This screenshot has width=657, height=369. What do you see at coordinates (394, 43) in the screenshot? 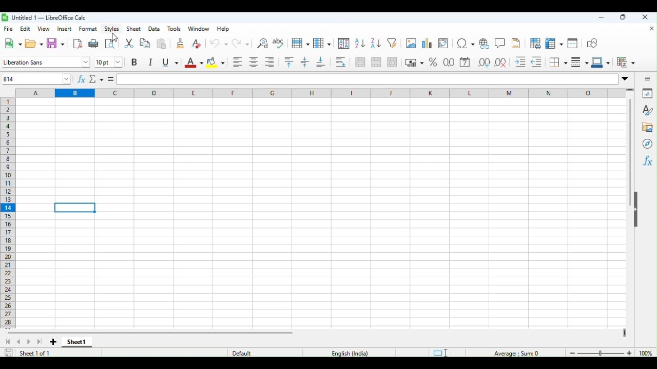
I see `Filter` at bounding box center [394, 43].